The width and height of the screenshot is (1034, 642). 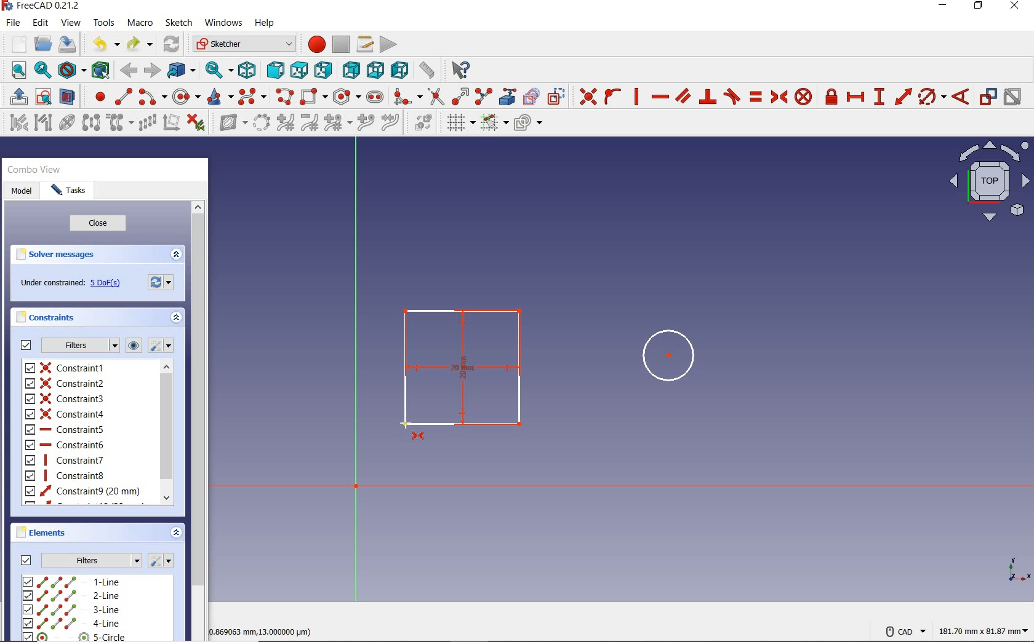 What do you see at coordinates (218, 69) in the screenshot?
I see `sync view` at bounding box center [218, 69].